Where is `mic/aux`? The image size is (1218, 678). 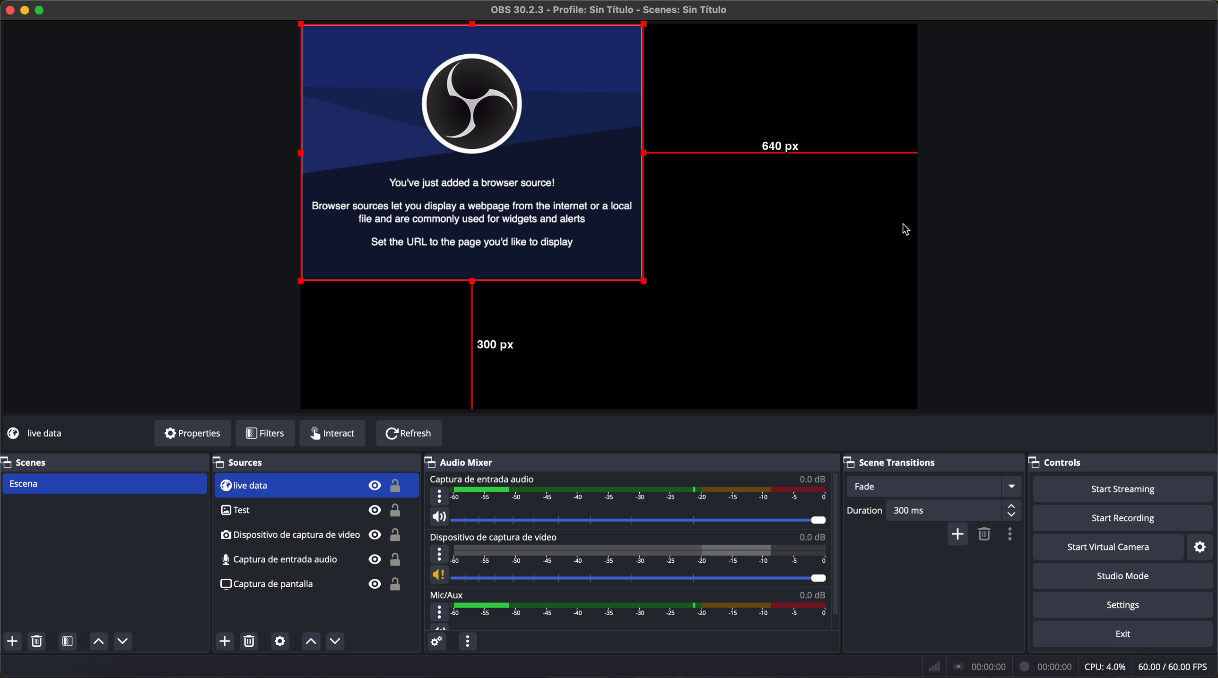
mic/aux is located at coordinates (452, 595).